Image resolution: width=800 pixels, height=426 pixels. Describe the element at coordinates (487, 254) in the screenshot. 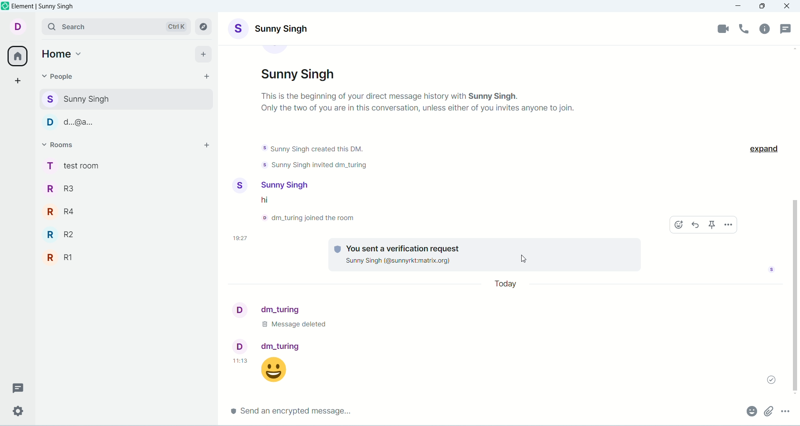

I see `text` at that location.